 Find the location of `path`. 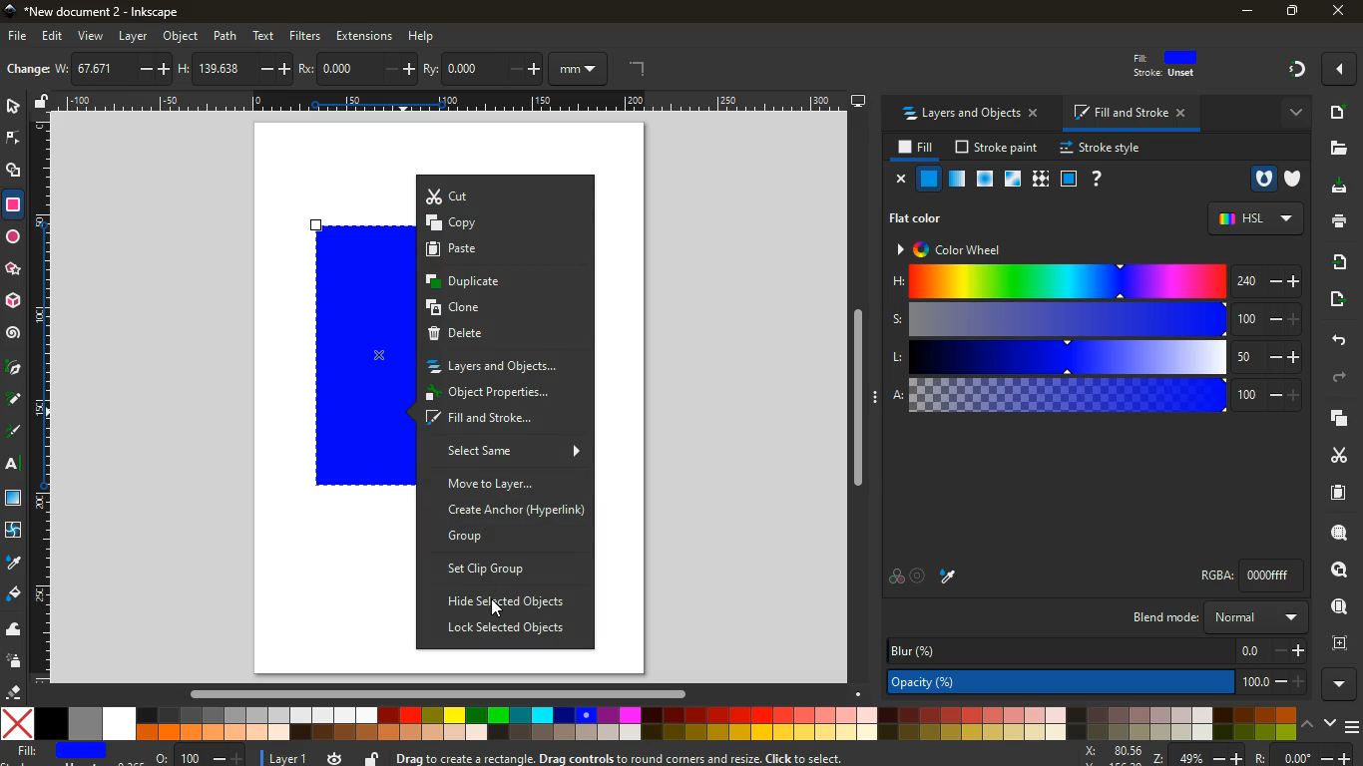

path is located at coordinates (225, 36).